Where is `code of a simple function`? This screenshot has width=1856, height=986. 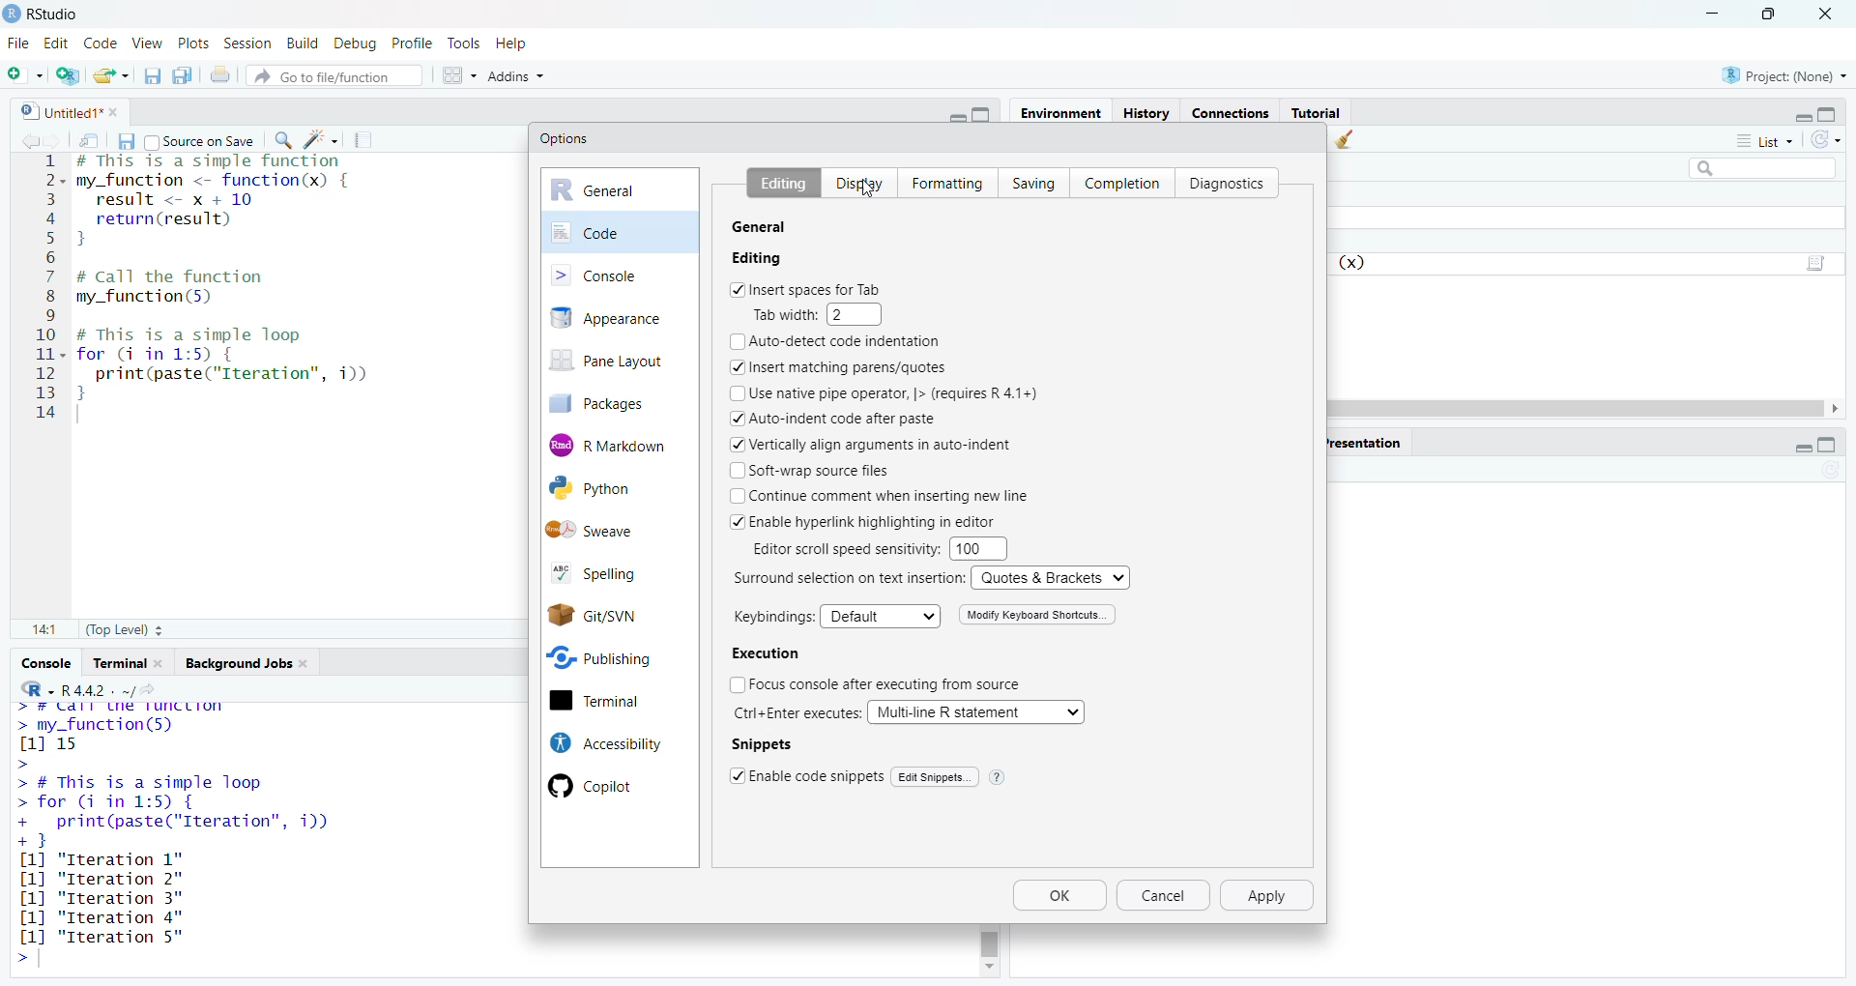
code of a simple function is located at coordinates (240, 202).